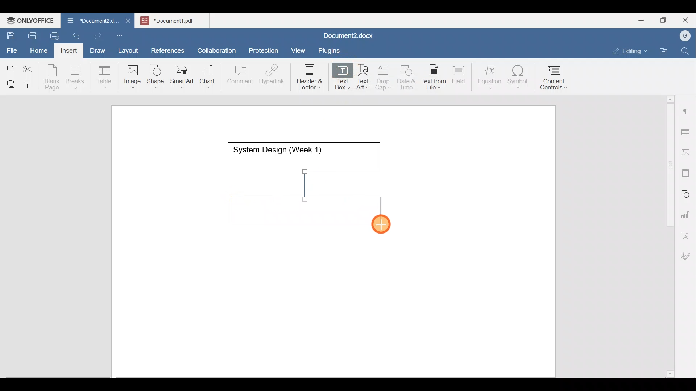 The height and width of the screenshot is (391, 696). I want to click on SmartArt, so click(181, 75).